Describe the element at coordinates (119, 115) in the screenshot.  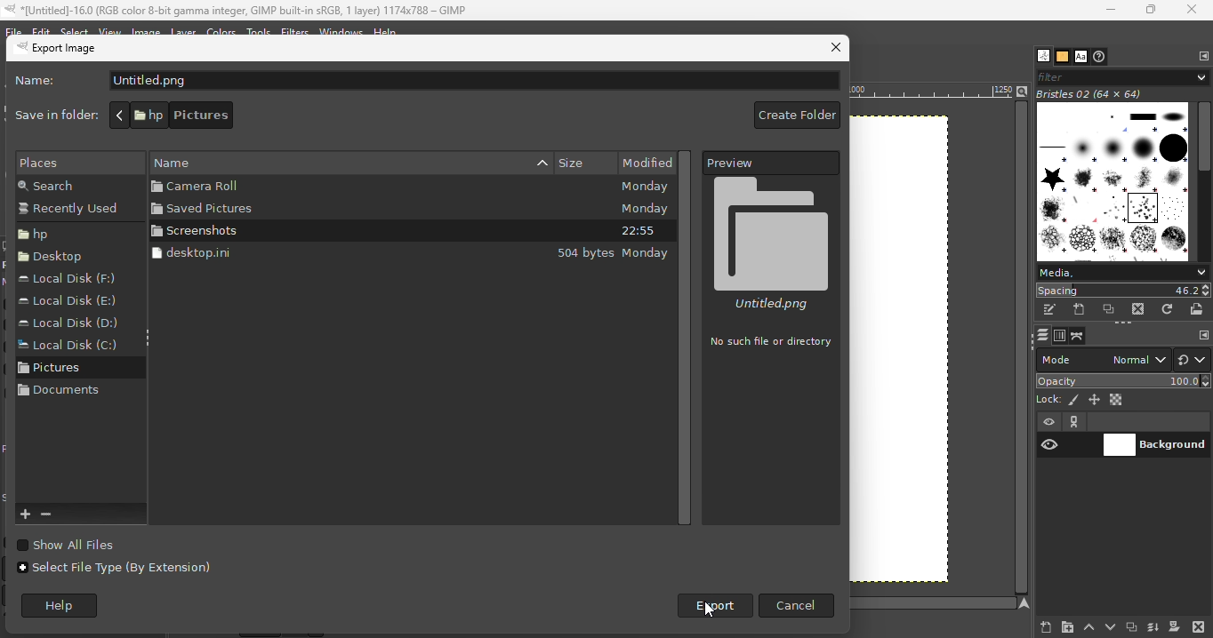
I see `go backward` at that location.